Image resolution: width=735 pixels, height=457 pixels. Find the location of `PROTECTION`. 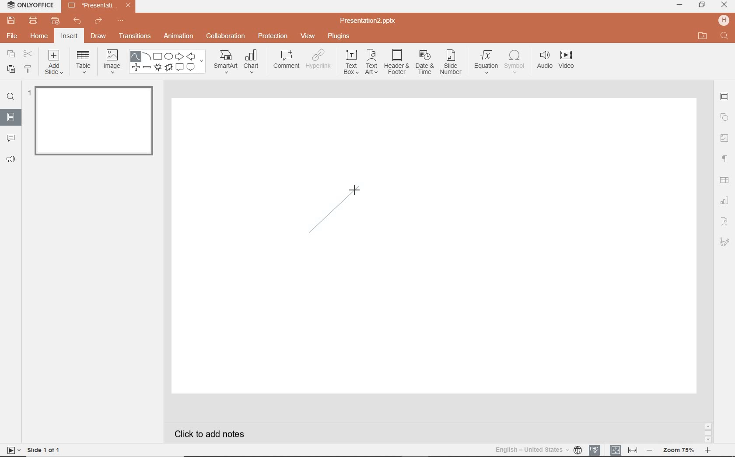

PROTECTION is located at coordinates (273, 36).